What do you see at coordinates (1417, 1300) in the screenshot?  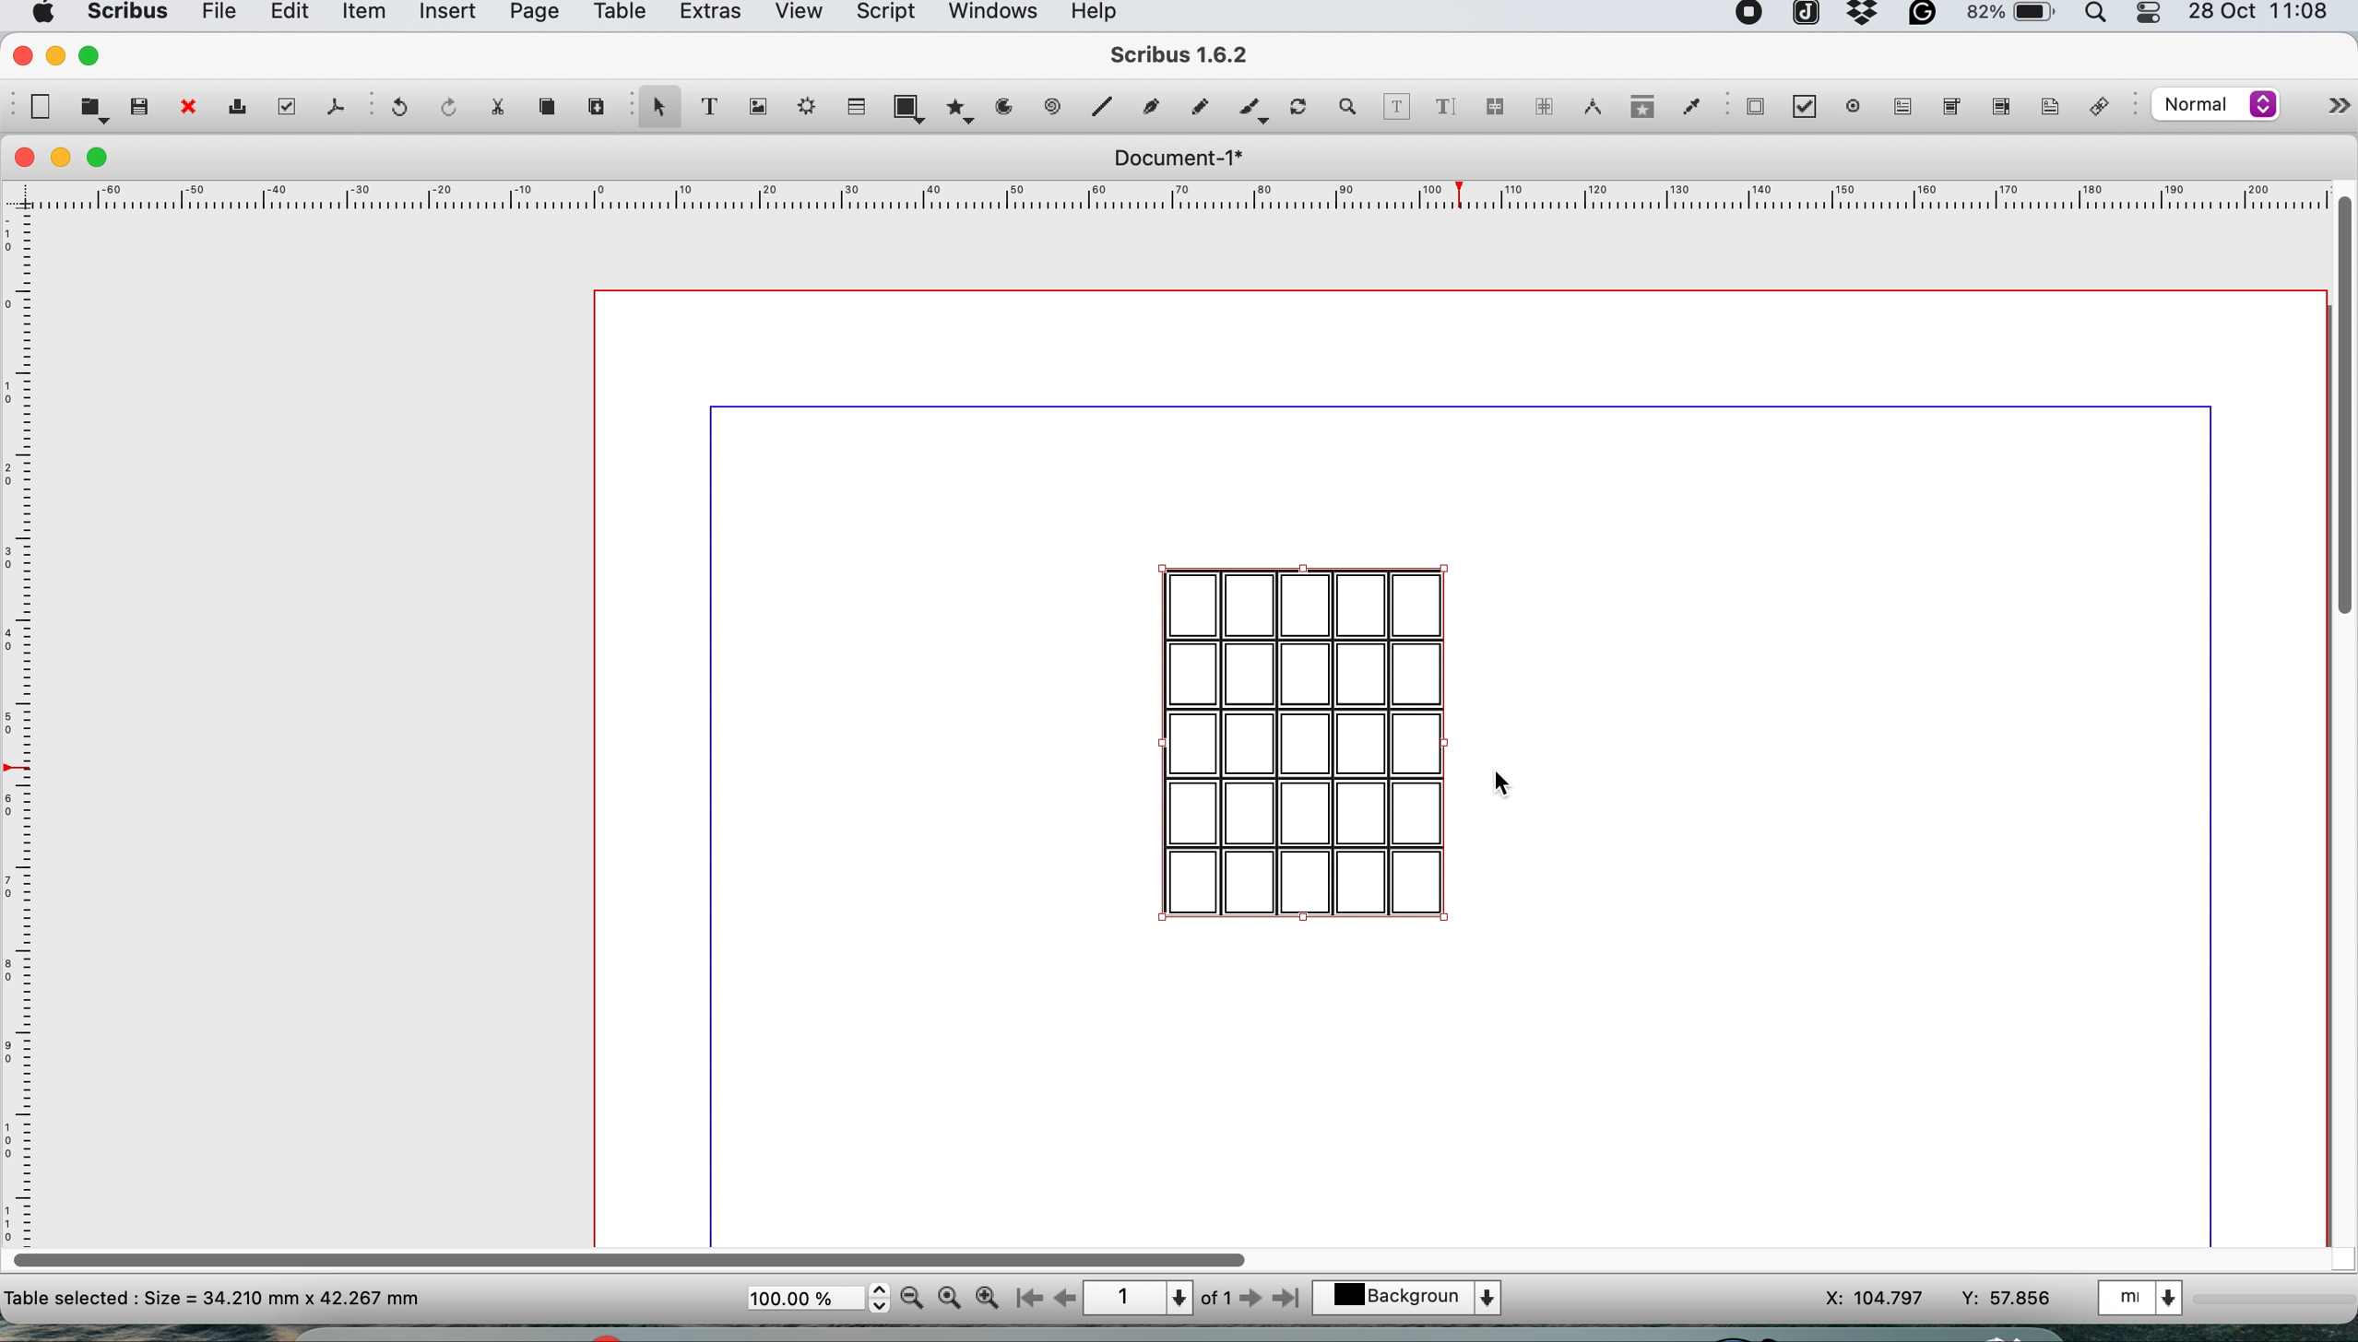 I see `select the current layer` at bounding box center [1417, 1300].